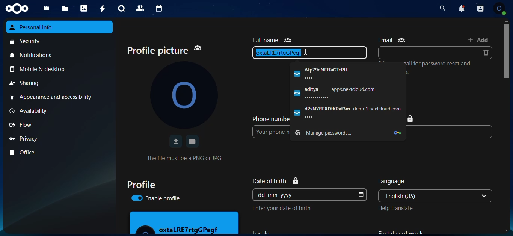 This screenshot has height=236, width=513. Describe the element at coordinates (155, 198) in the screenshot. I see `enable profile` at that location.